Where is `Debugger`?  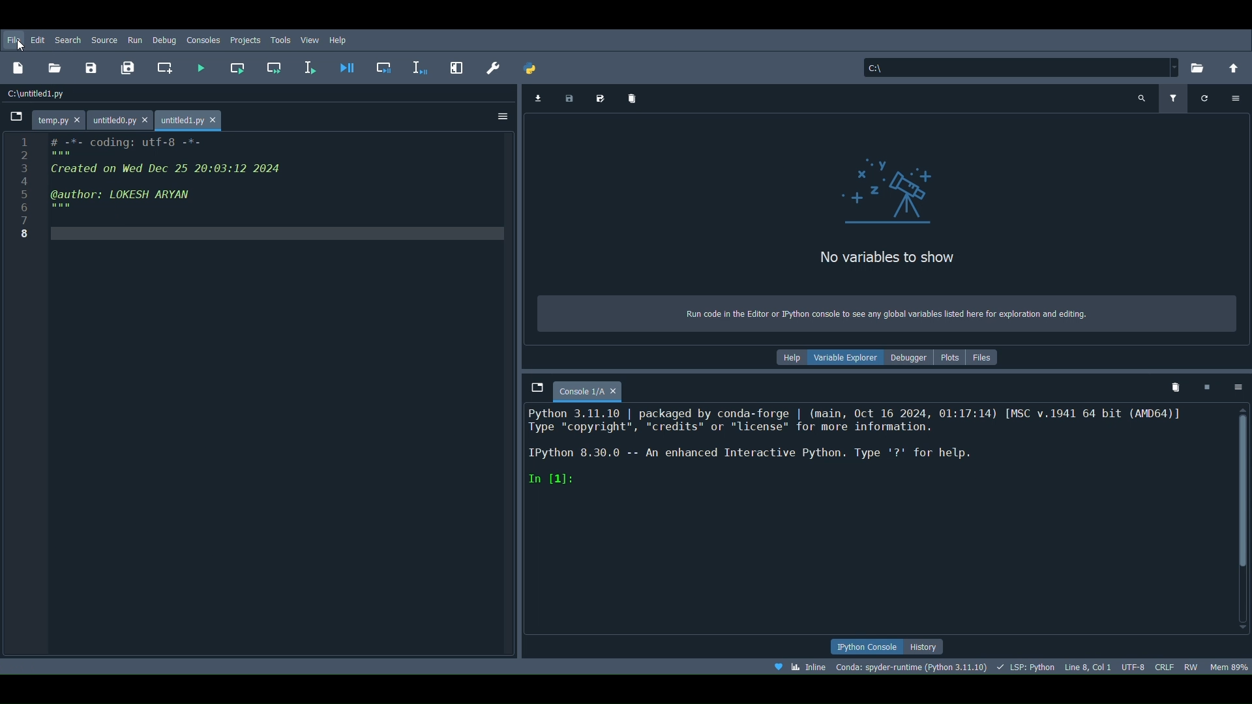 Debugger is located at coordinates (908, 358).